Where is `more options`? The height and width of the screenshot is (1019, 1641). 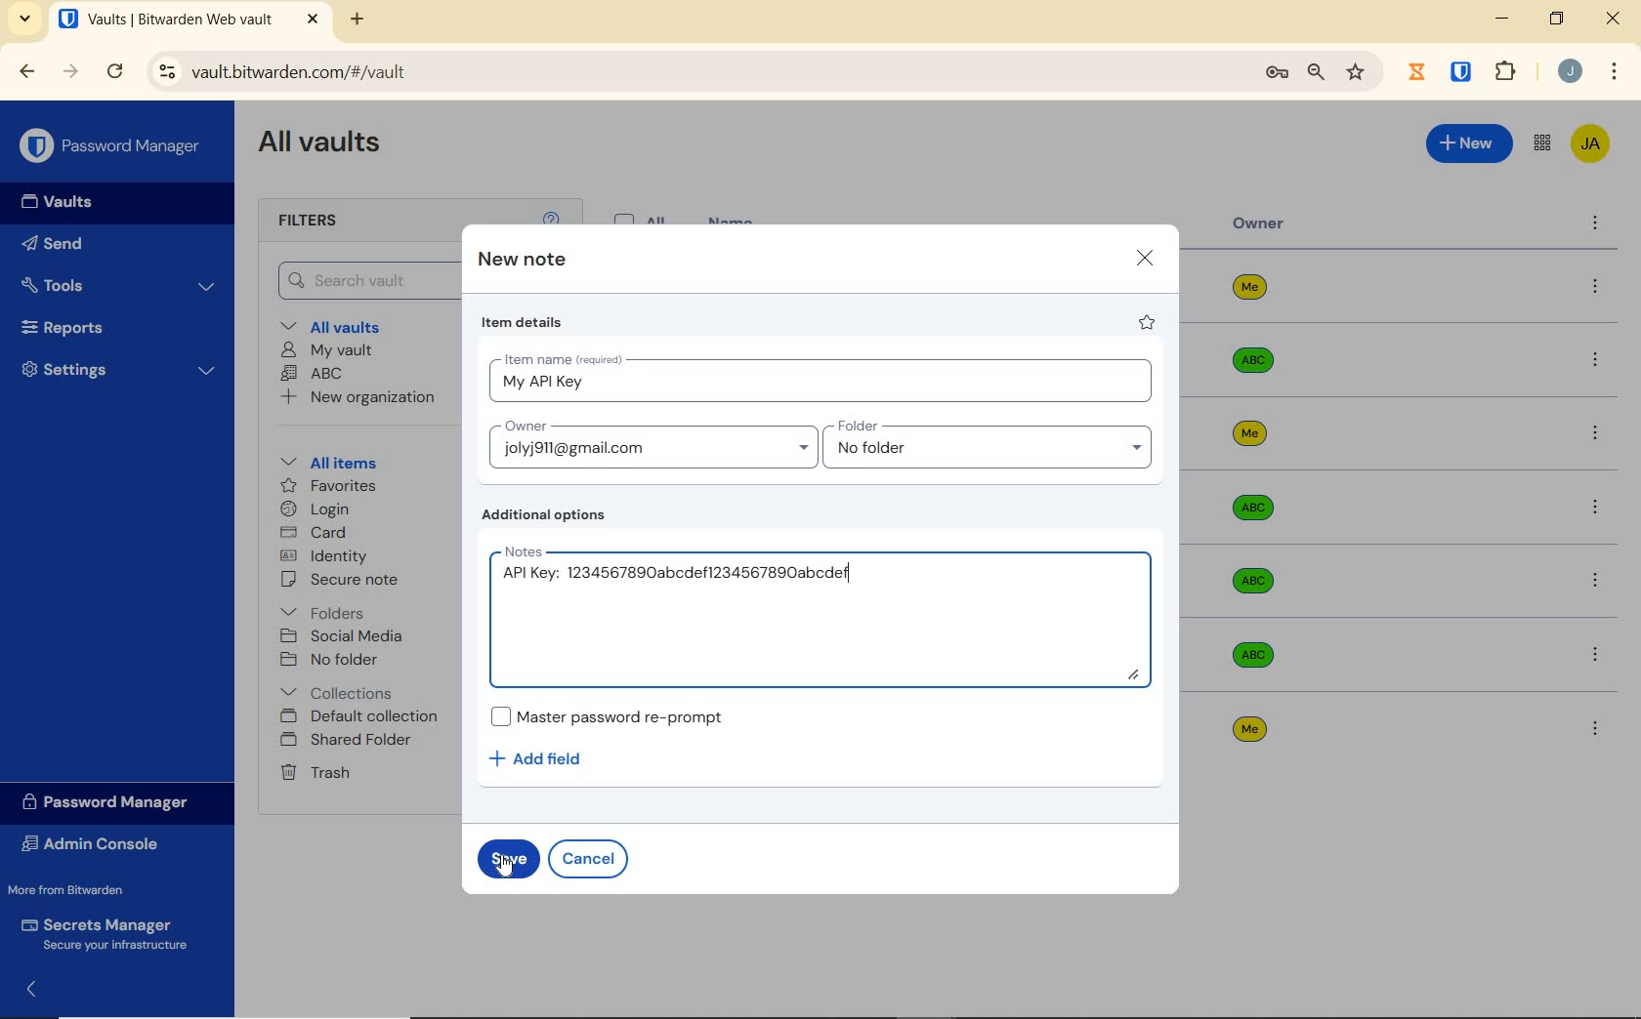
more options is located at coordinates (1597, 581).